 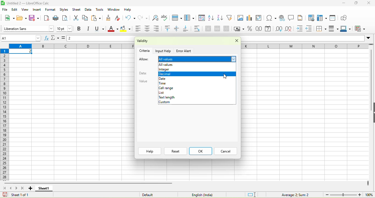 I want to click on print preview, so click(x=66, y=18).